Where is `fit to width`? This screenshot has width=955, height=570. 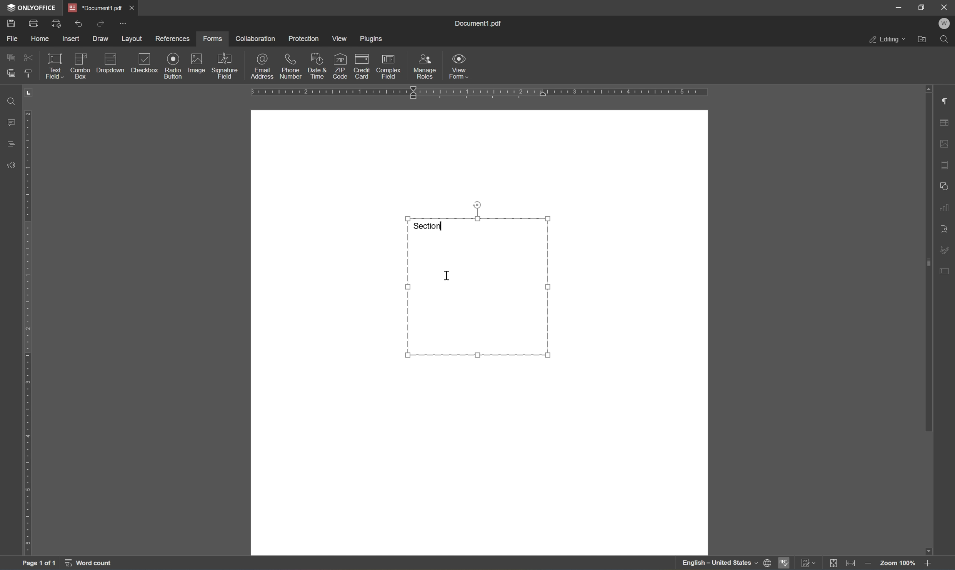
fit to width is located at coordinates (853, 563).